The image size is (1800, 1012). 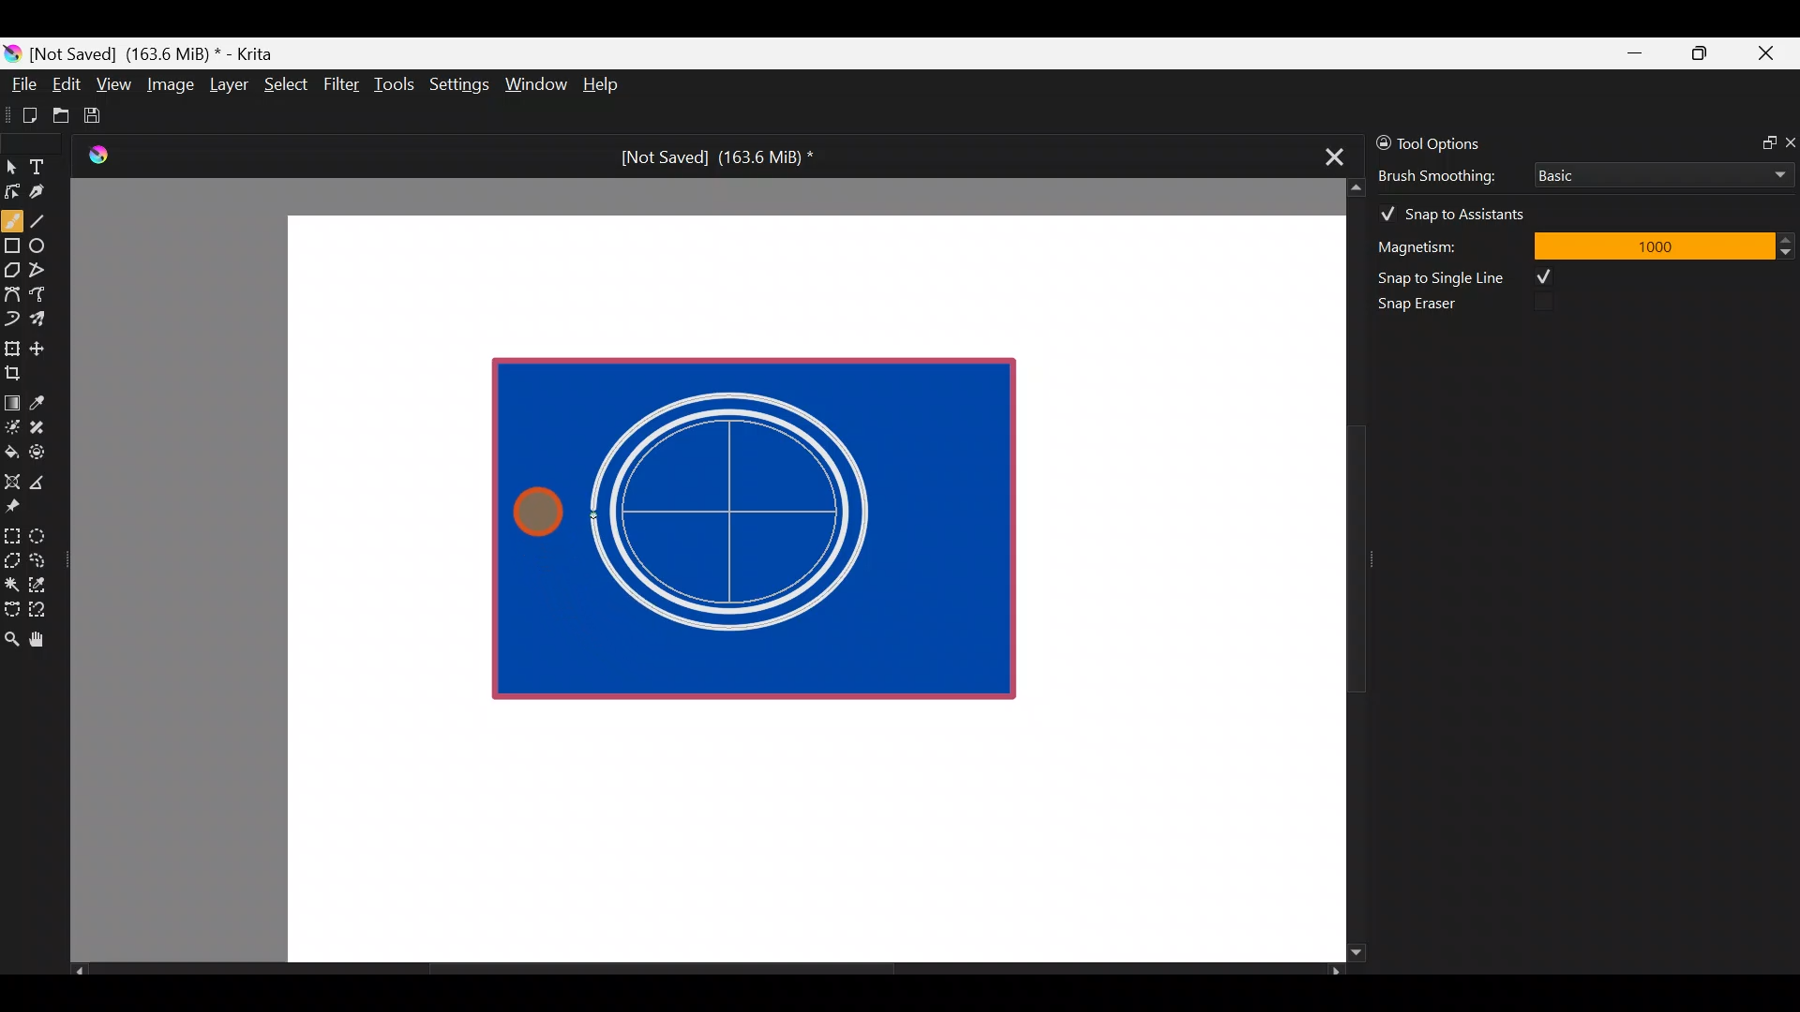 What do you see at coordinates (19, 372) in the screenshot?
I see `Crop the image to an area` at bounding box center [19, 372].